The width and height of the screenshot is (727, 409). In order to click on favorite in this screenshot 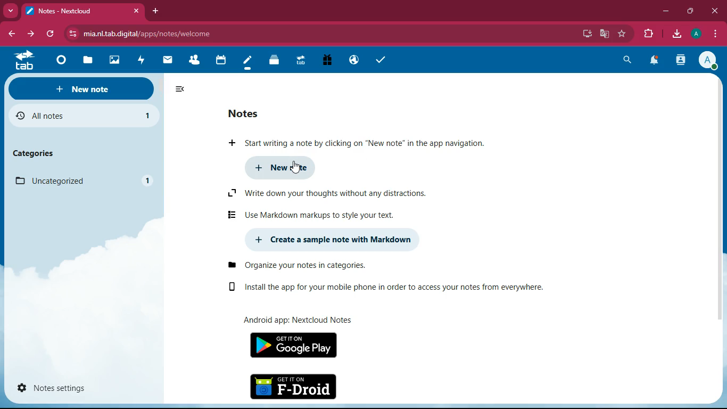, I will do `click(622, 36)`.